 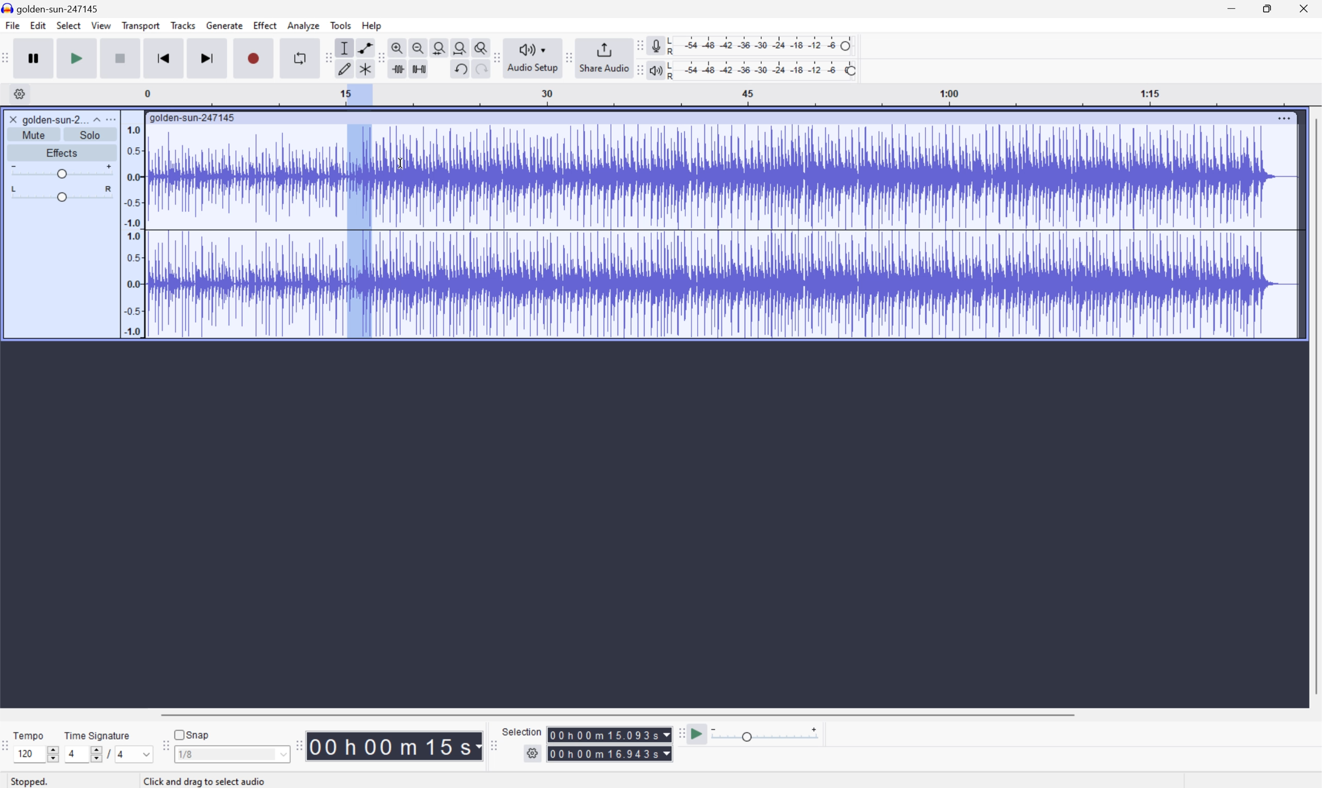 What do you see at coordinates (763, 45) in the screenshot?
I see `Recording level: 62%` at bounding box center [763, 45].